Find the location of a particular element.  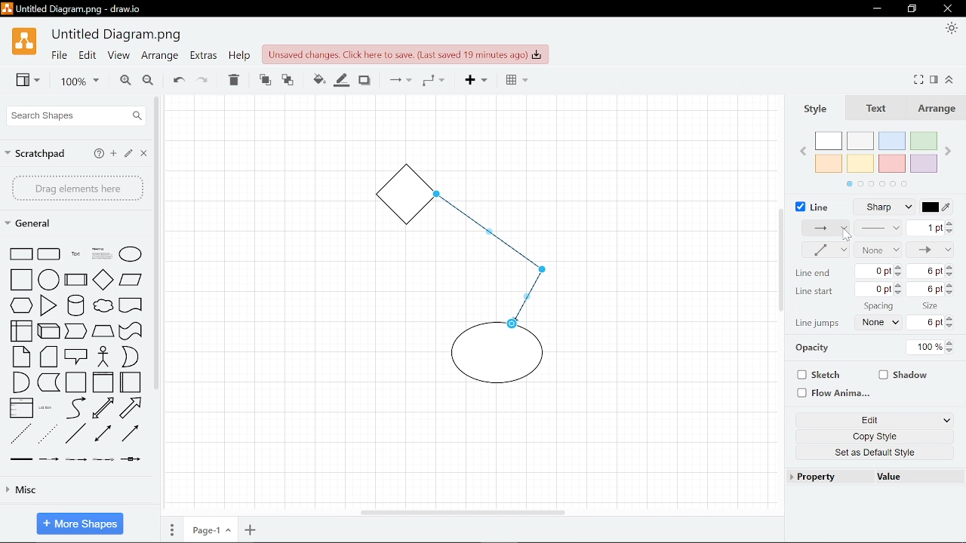

Zoom is located at coordinates (74, 81).